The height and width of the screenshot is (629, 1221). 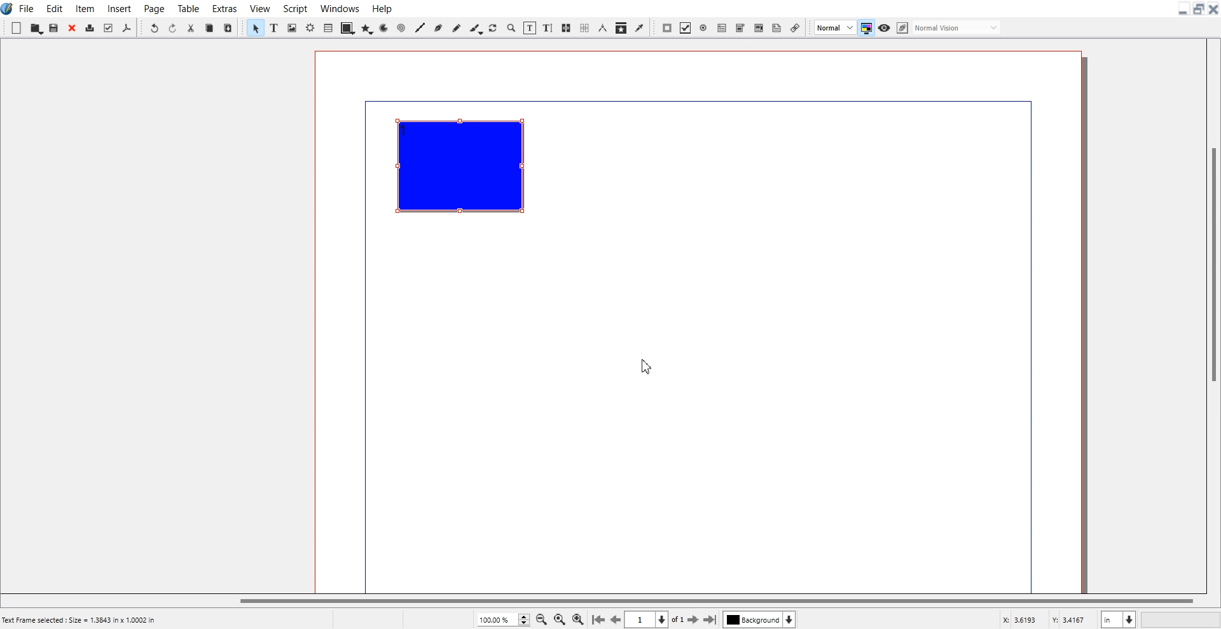 What do you see at coordinates (1212, 314) in the screenshot?
I see `Vertical Scroll bar` at bounding box center [1212, 314].